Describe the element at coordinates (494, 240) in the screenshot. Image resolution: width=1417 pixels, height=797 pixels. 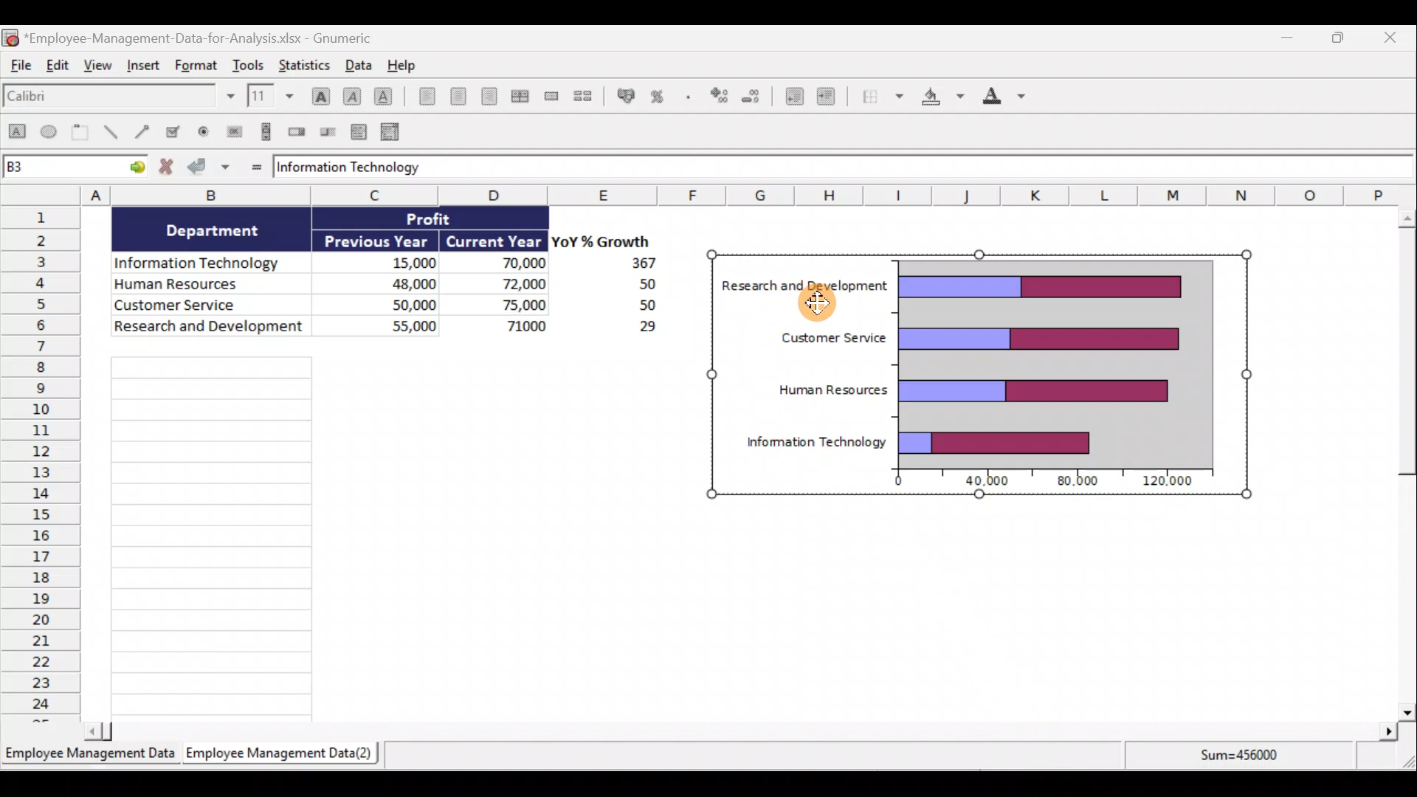
I see `Current Year` at that location.